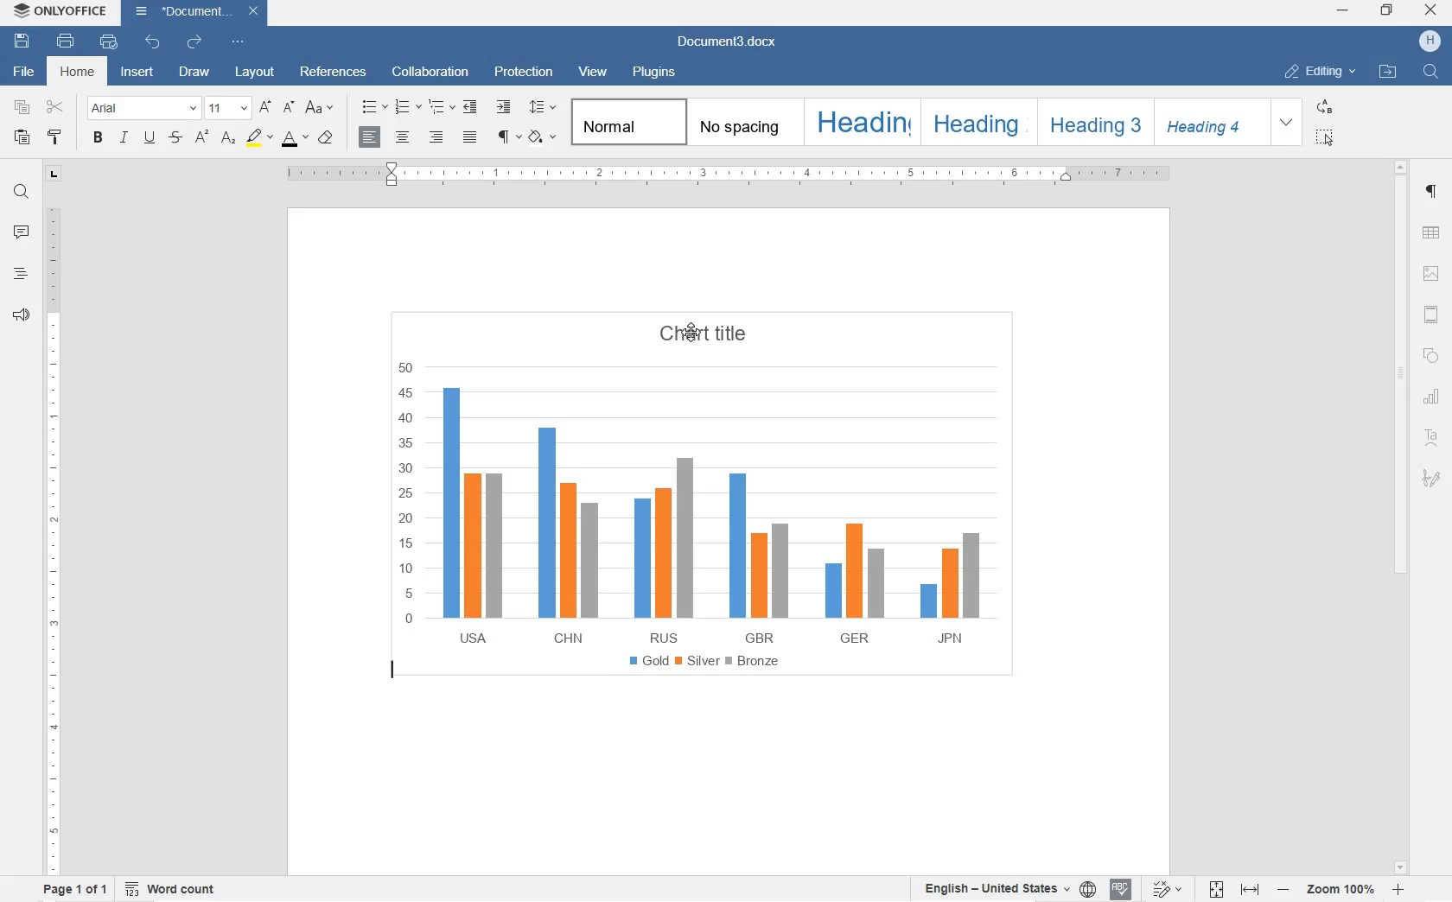 Image resolution: width=1452 pixels, height=902 pixels. I want to click on HEADER & FOOTERS, so click(1430, 315).